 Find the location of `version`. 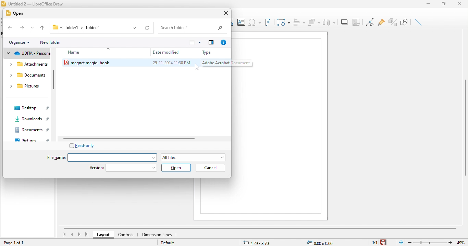

version is located at coordinates (123, 168).